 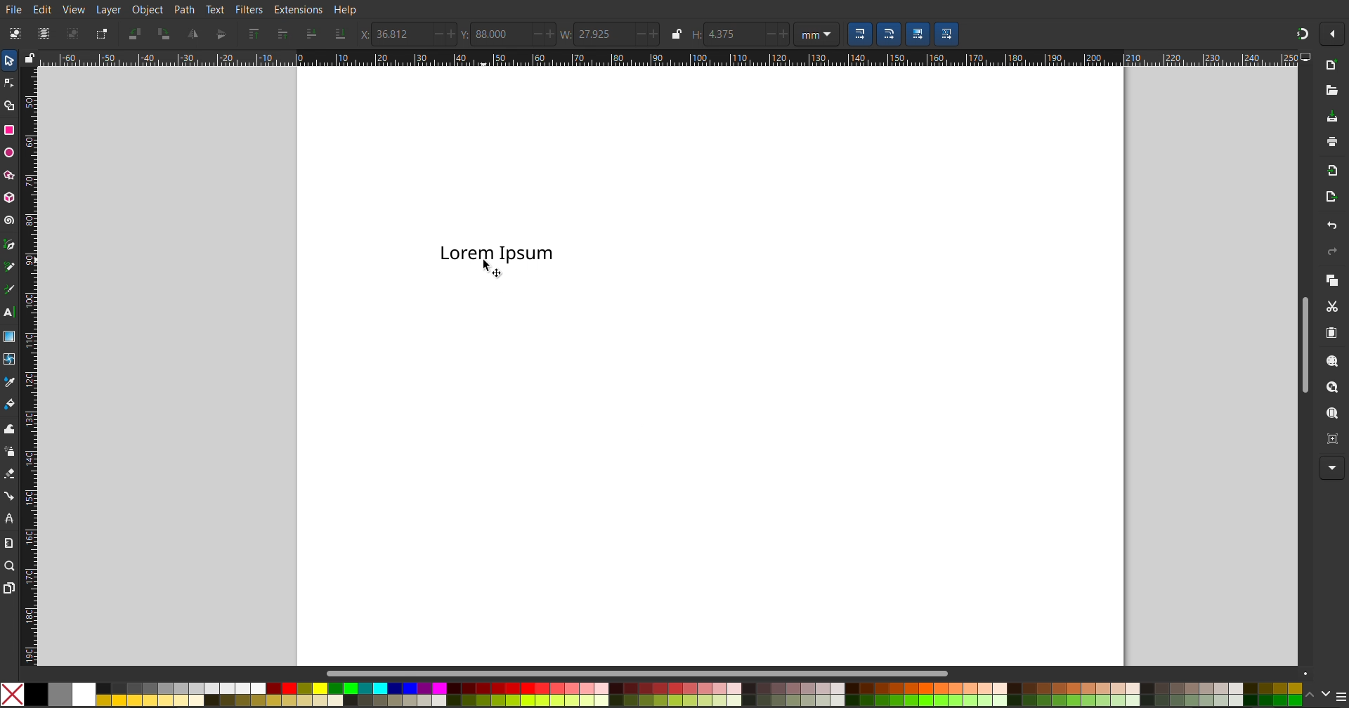 What do you see at coordinates (1331, 333) in the screenshot?
I see `Paste` at bounding box center [1331, 333].